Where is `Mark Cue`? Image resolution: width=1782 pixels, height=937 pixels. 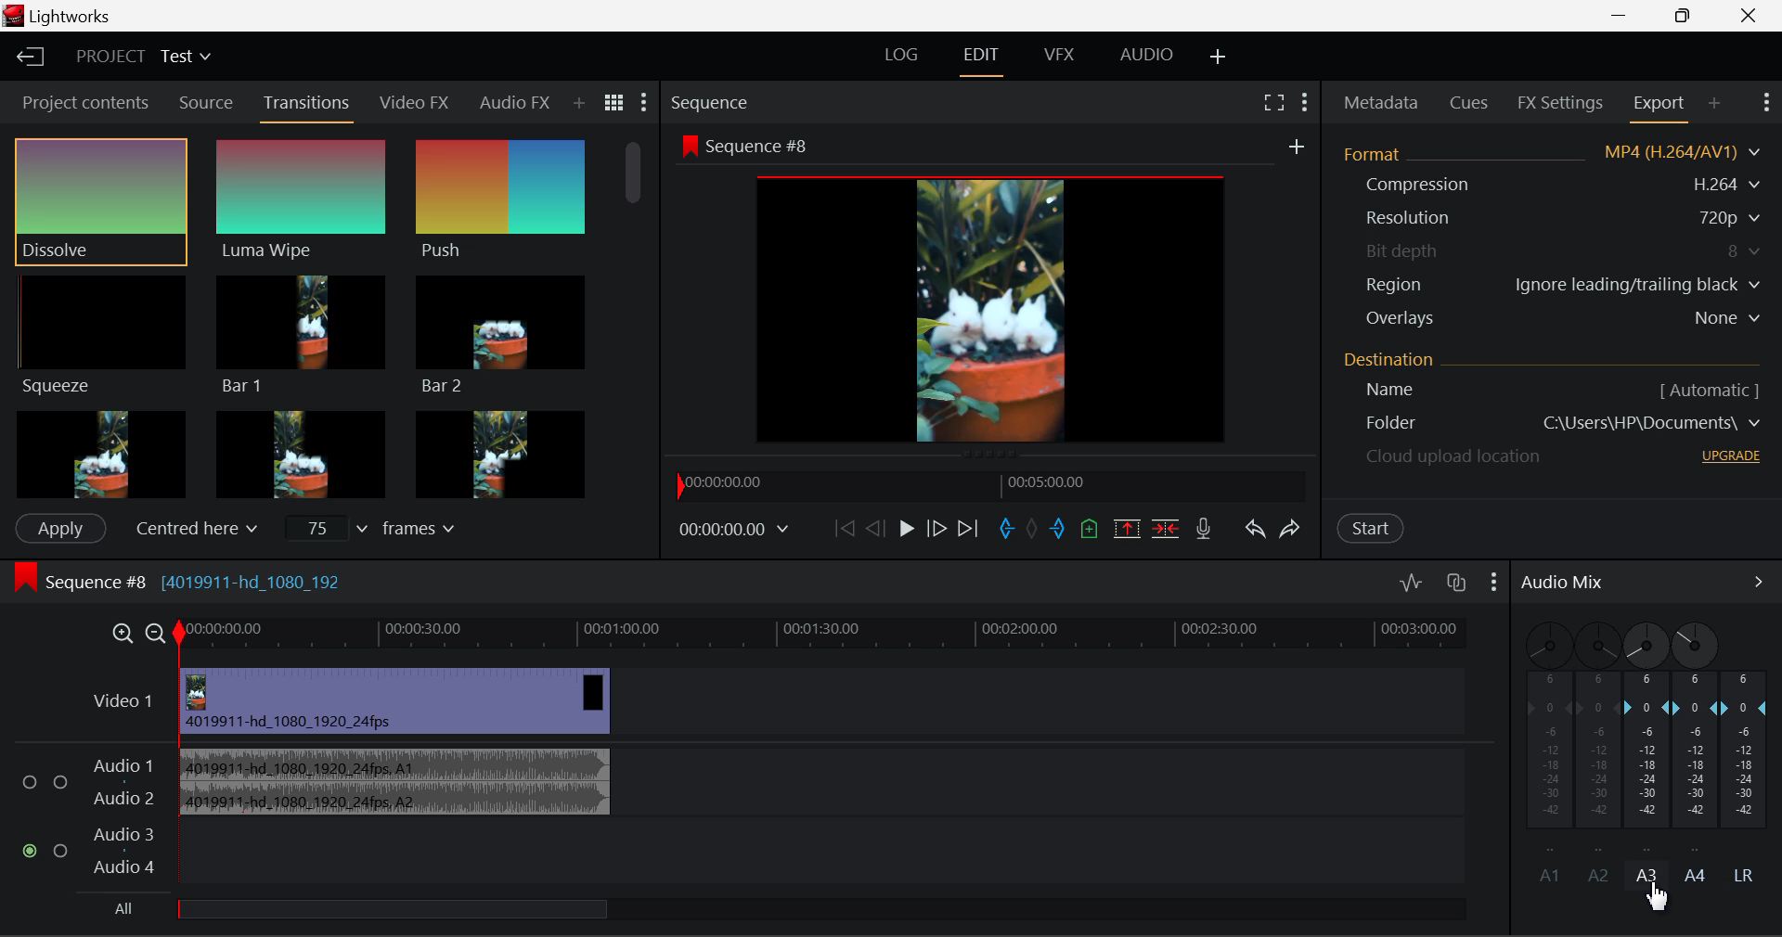 Mark Cue is located at coordinates (1090, 528).